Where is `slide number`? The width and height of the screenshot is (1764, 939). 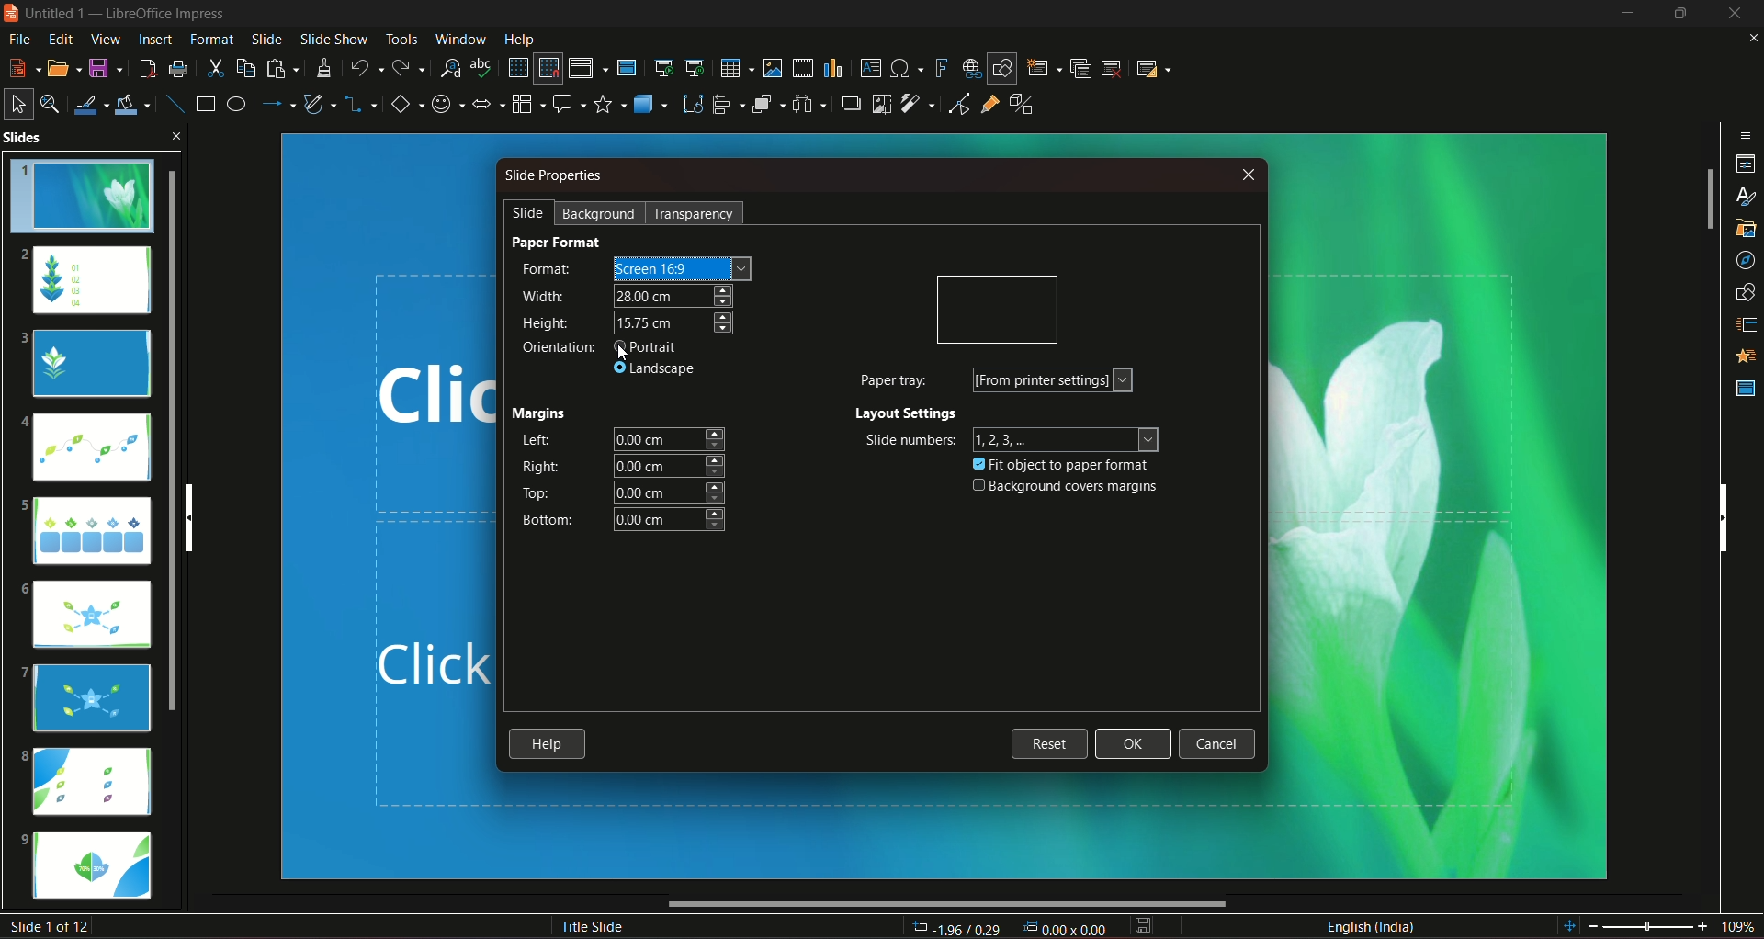
slide number is located at coordinates (53, 926).